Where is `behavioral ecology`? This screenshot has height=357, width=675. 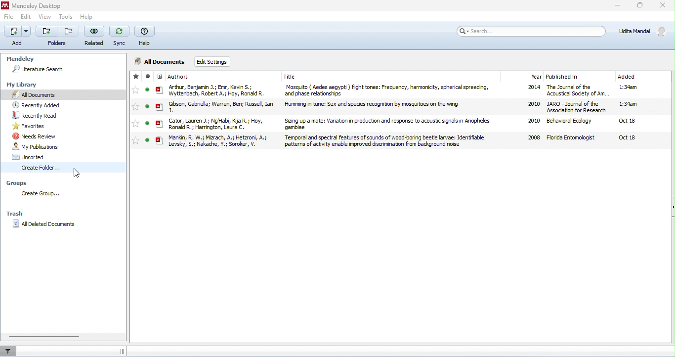 behavioral ecology is located at coordinates (571, 122).